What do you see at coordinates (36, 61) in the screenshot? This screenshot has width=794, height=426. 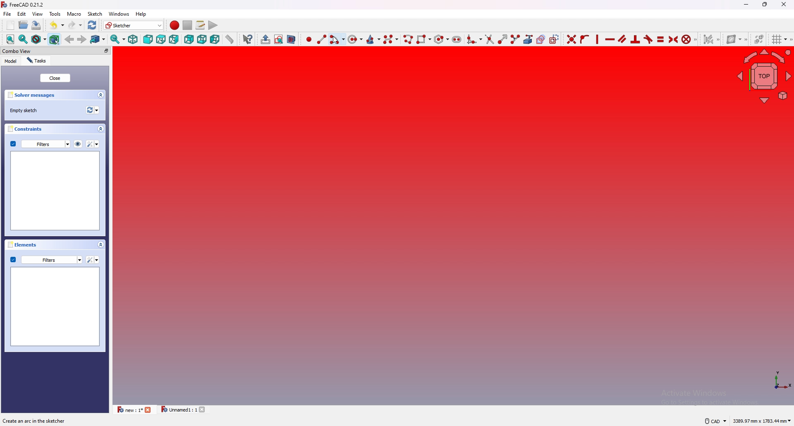 I see `tasks` at bounding box center [36, 61].